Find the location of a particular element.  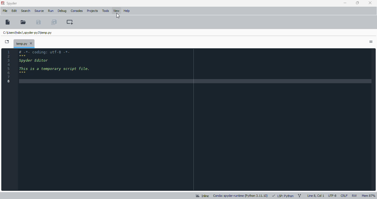

file is located at coordinates (5, 11).